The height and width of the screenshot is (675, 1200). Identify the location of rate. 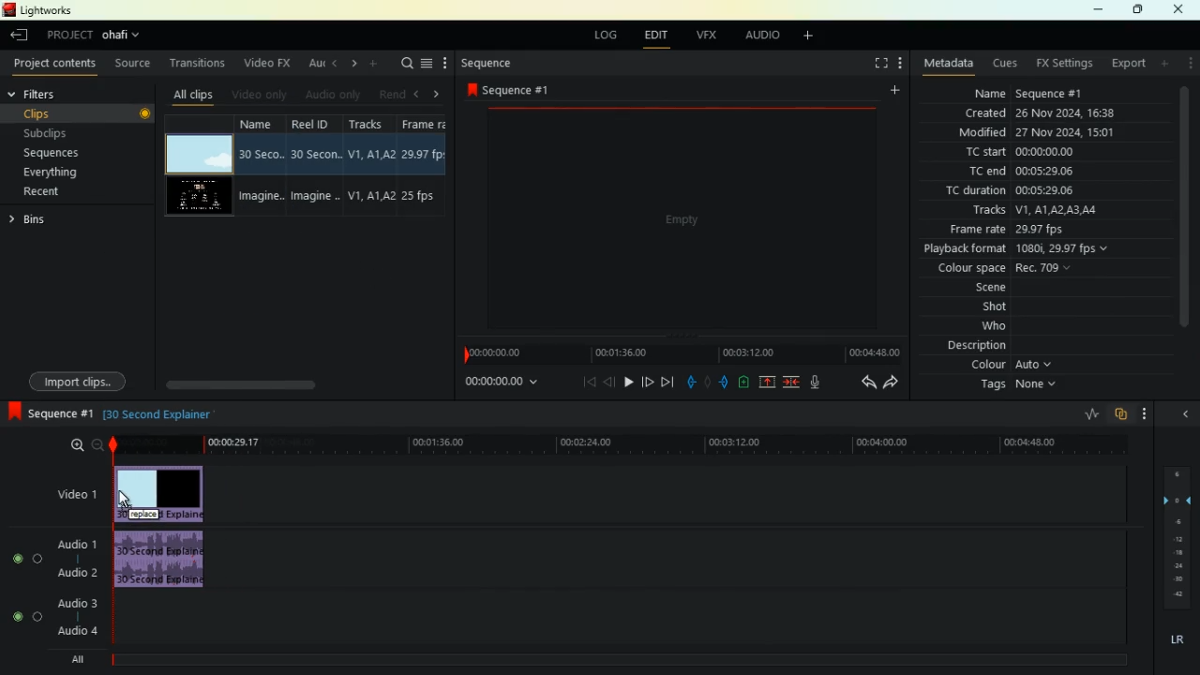
(1089, 412).